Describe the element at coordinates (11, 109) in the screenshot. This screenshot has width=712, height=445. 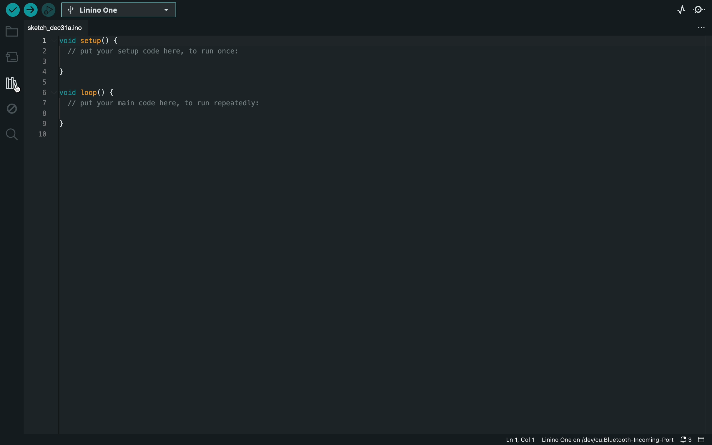
I see `debug` at that location.